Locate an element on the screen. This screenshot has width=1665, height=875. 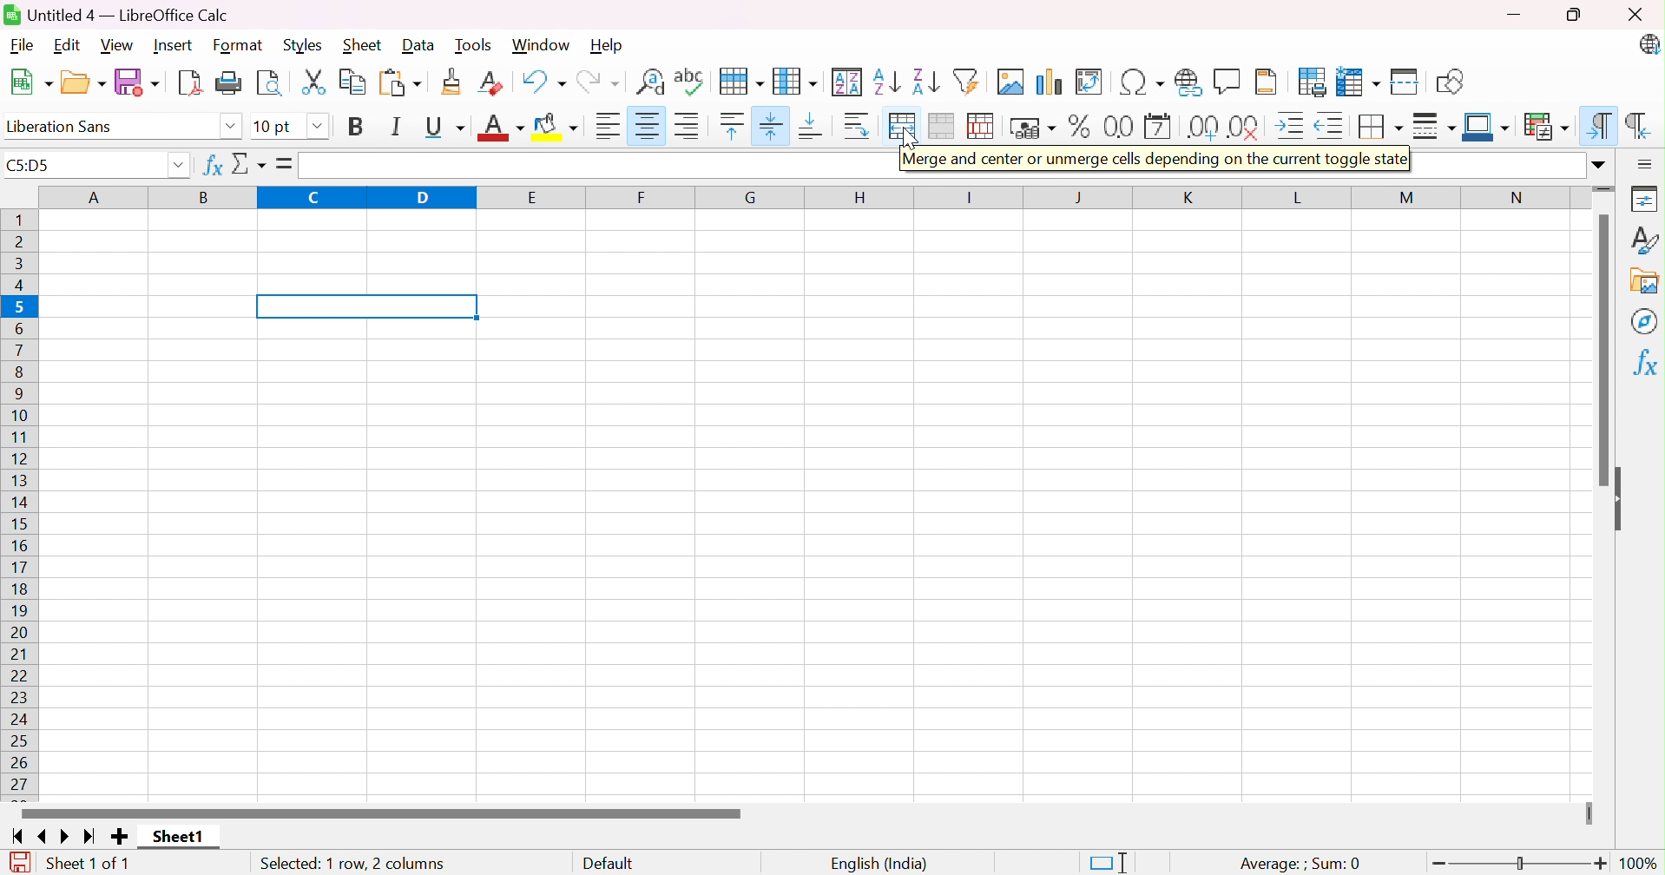
AutoFilter is located at coordinates (968, 81).